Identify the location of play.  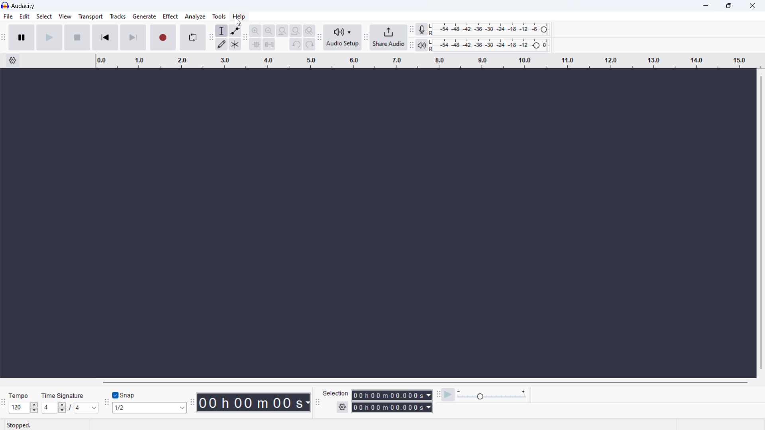
(50, 37).